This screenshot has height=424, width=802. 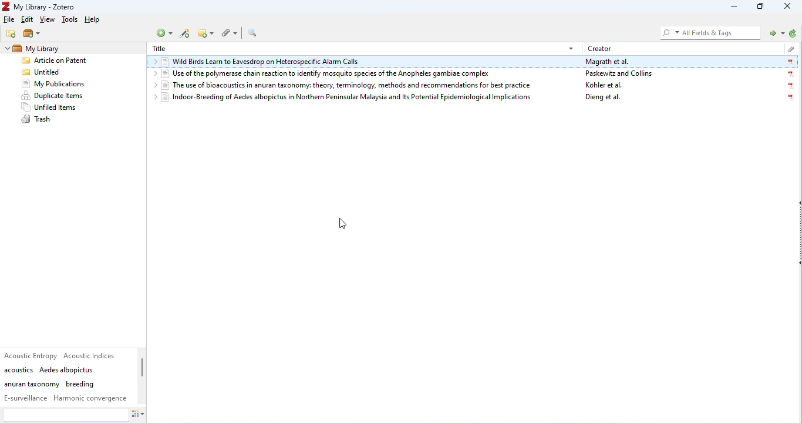 I want to click on type tags, so click(x=65, y=415).